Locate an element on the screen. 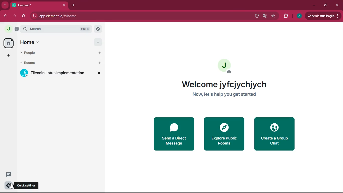 Image resolution: width=343 pixels, height=193 pixels. desktop is located at coordinates (255, 16).